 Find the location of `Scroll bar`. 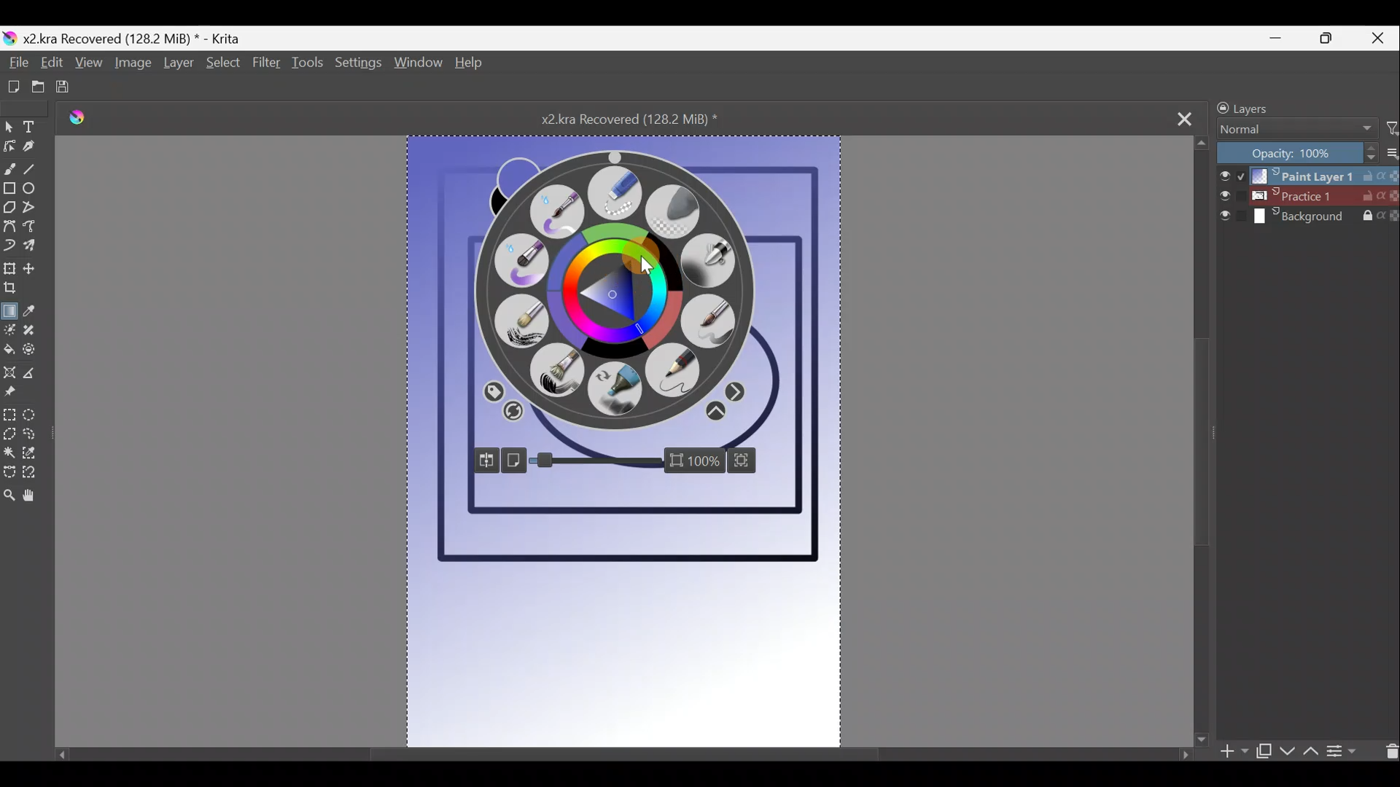

Scroll bar is located at coordinates (1202, 439).